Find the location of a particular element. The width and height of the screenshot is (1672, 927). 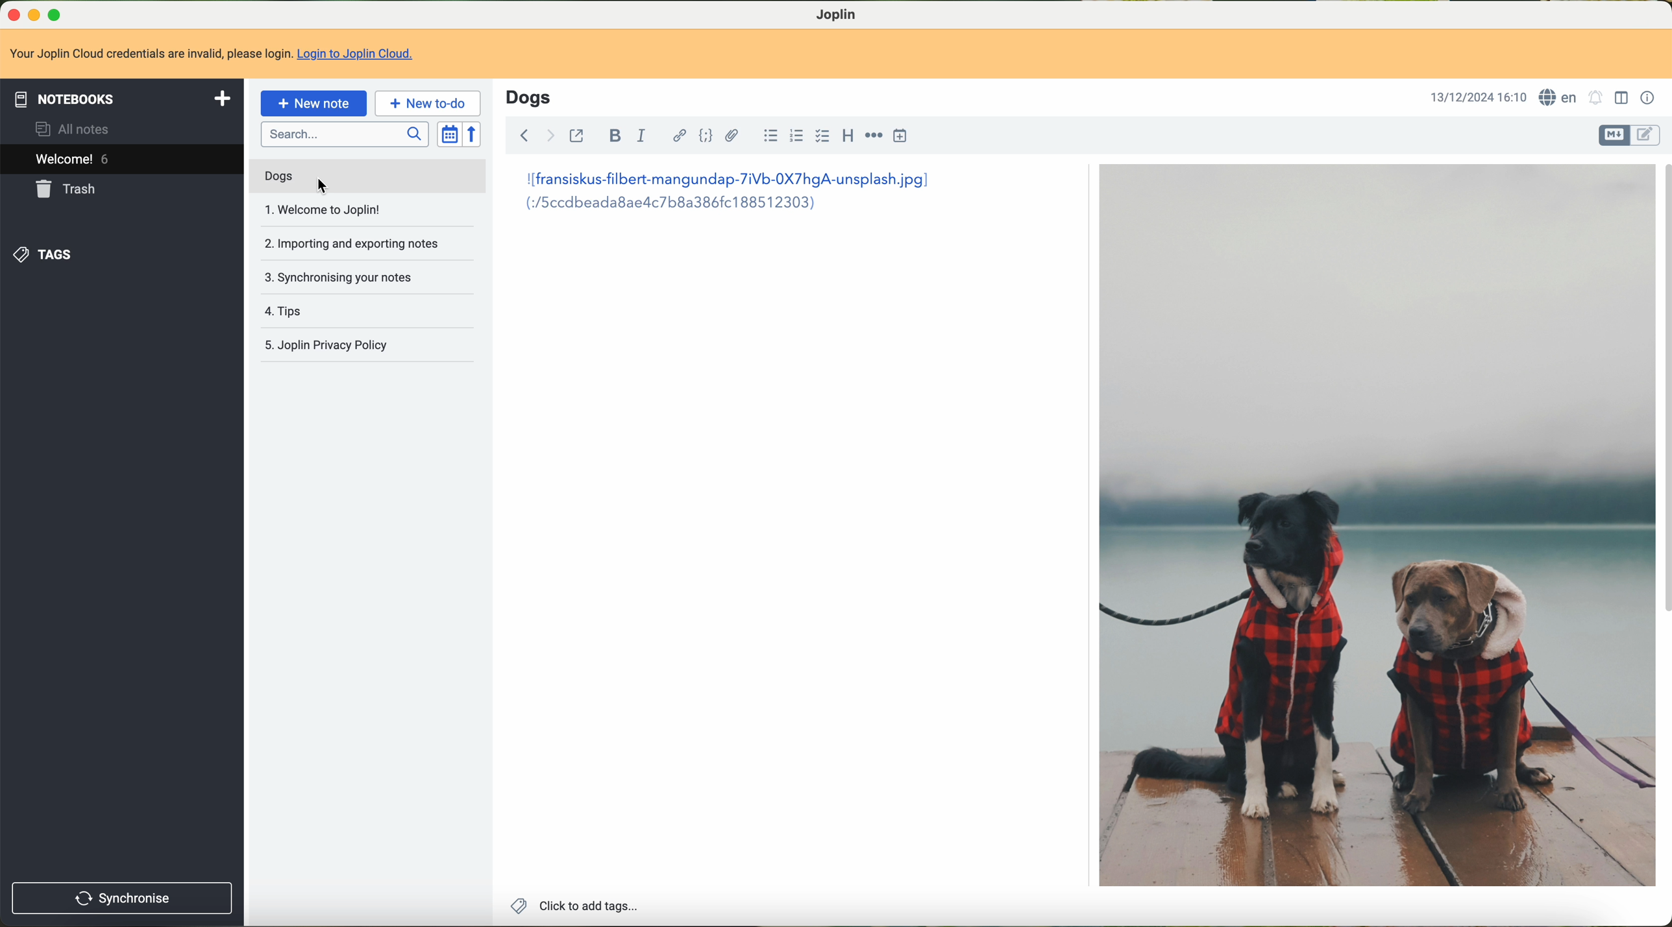

cursor is located at coordinates (323, 186).